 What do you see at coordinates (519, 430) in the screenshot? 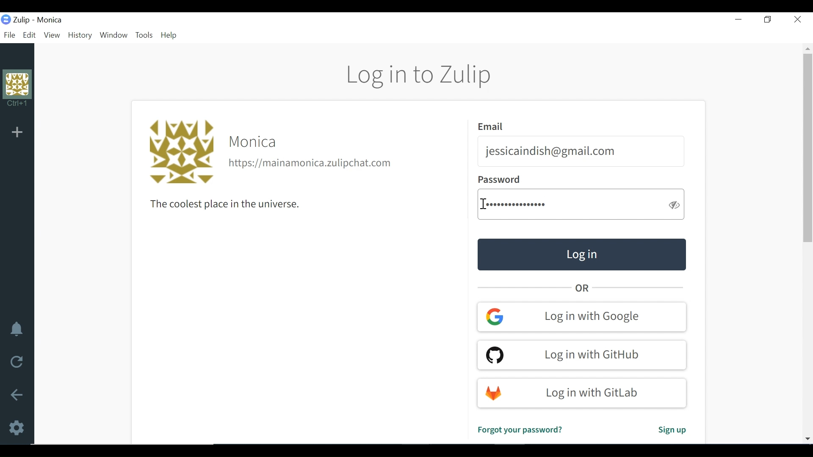
I see `Forgot password` at bounding box center [519, 430].